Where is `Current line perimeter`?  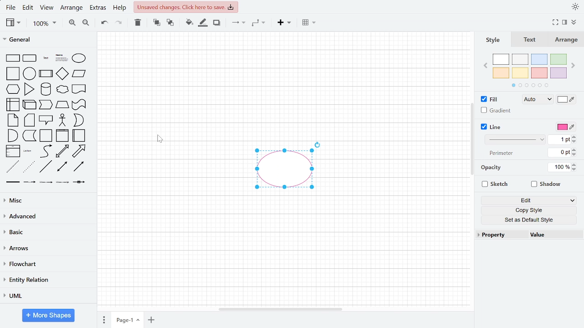 Current line perimeter is located at coordinates (558, 152).